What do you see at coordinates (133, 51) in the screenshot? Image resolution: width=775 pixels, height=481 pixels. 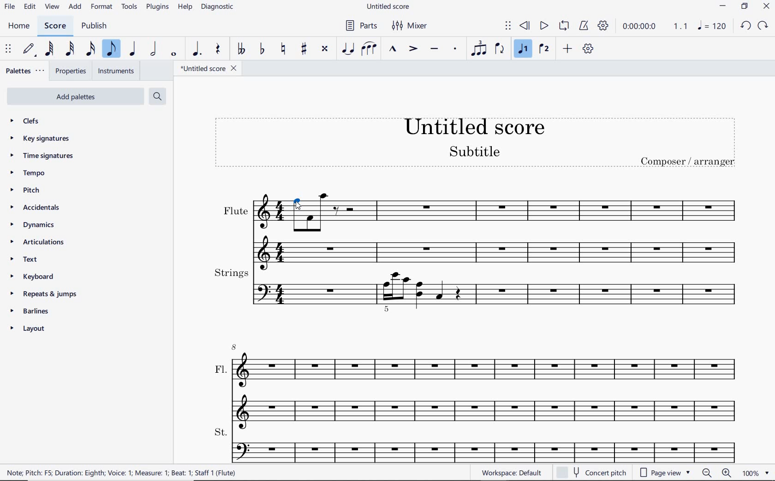 I see `QUARTER NOTE` at bounding box center [133, 51].